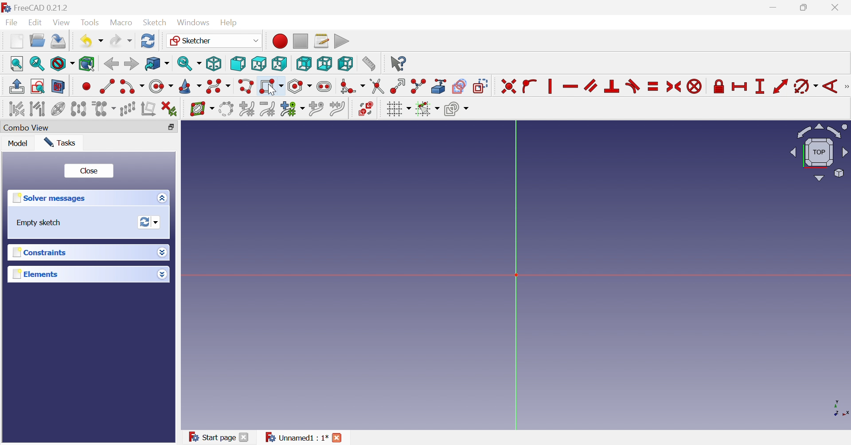  Describe the element at coordinates (440, 86) in the screenshot. I see `Create external geometry` at that location.